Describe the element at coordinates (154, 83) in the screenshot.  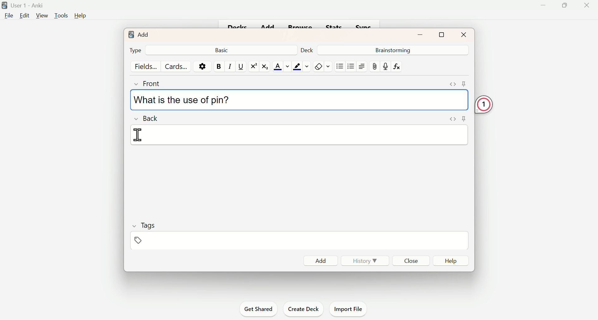
I see `Front` at that location.